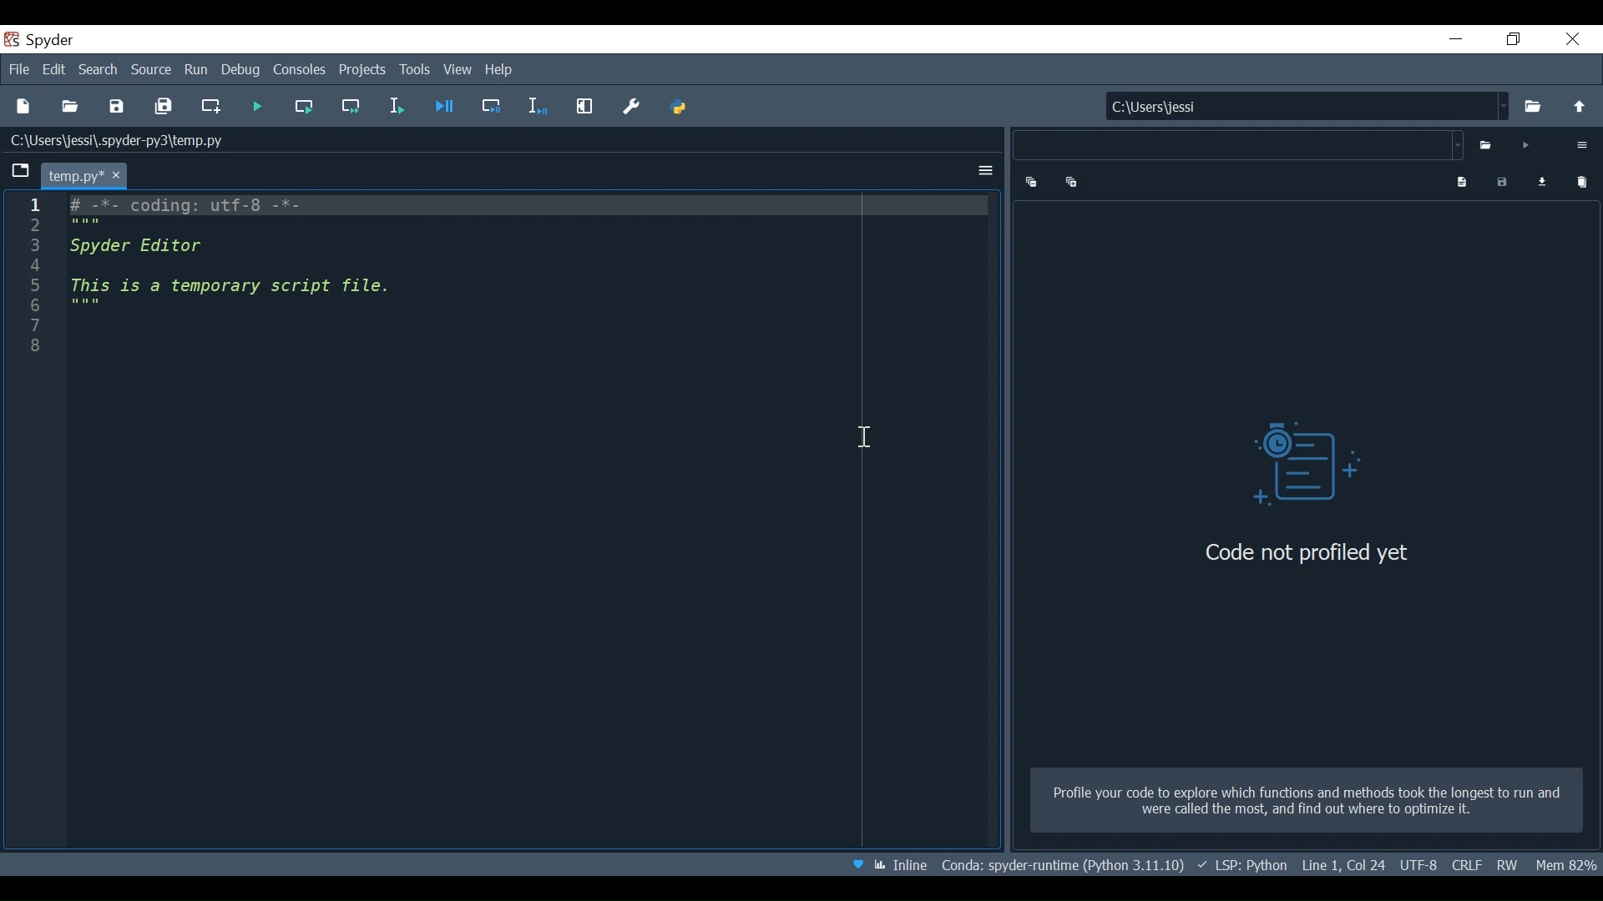  I want to click on Edit, so click(54, 69).